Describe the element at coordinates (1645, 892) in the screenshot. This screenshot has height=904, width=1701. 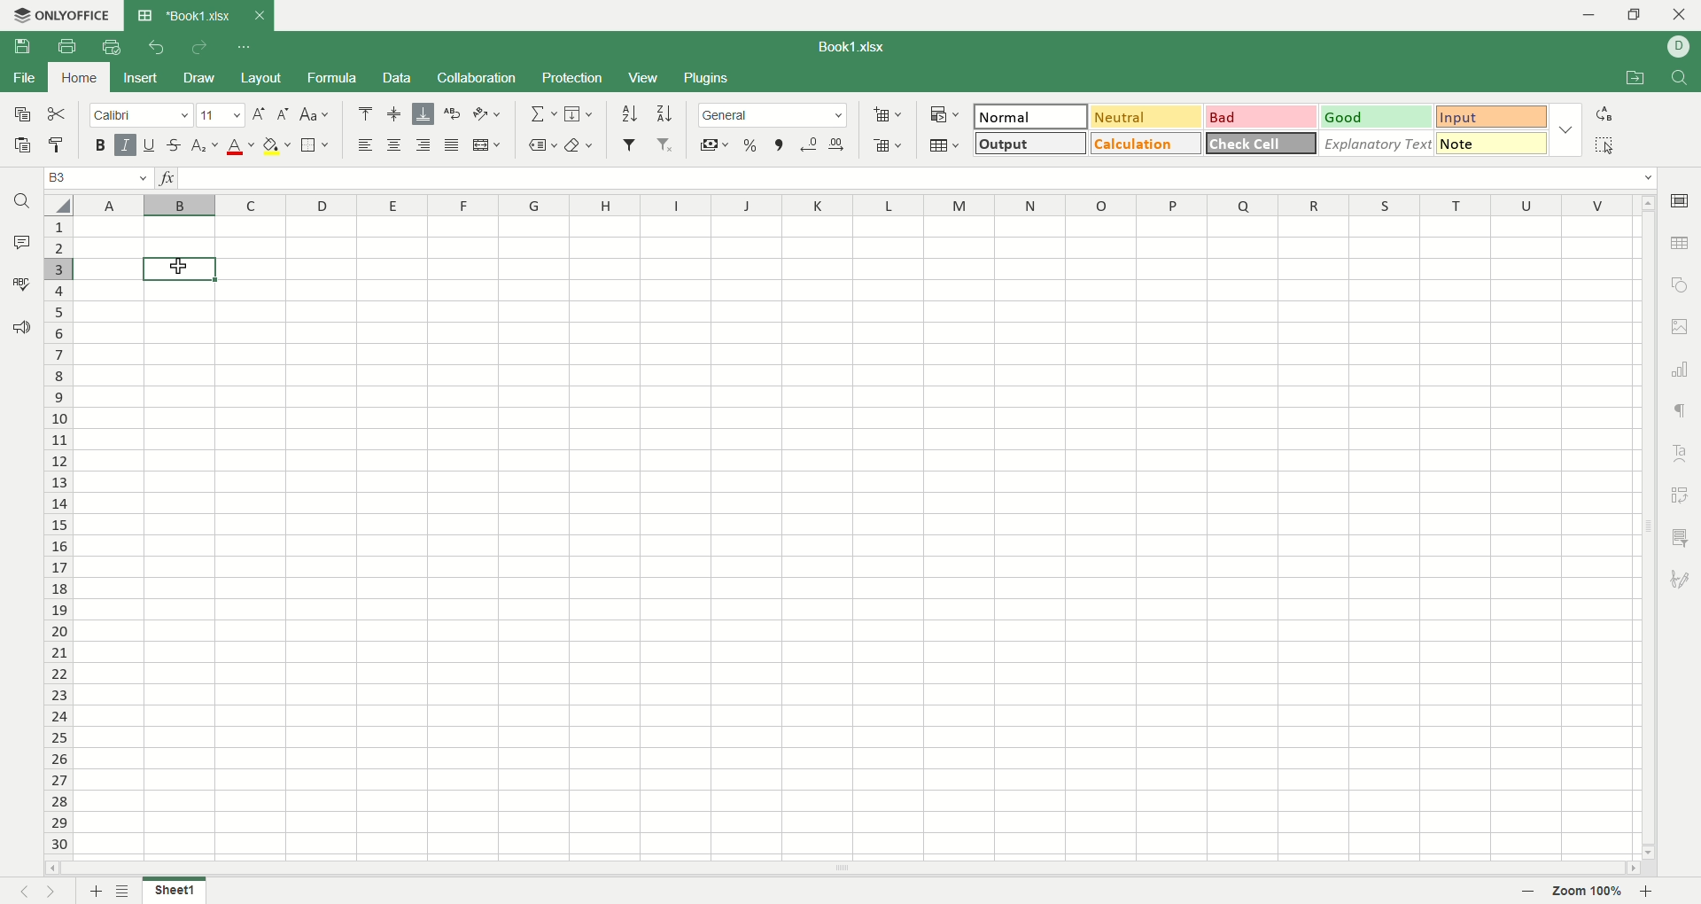
I see `Zoom in` at that location.